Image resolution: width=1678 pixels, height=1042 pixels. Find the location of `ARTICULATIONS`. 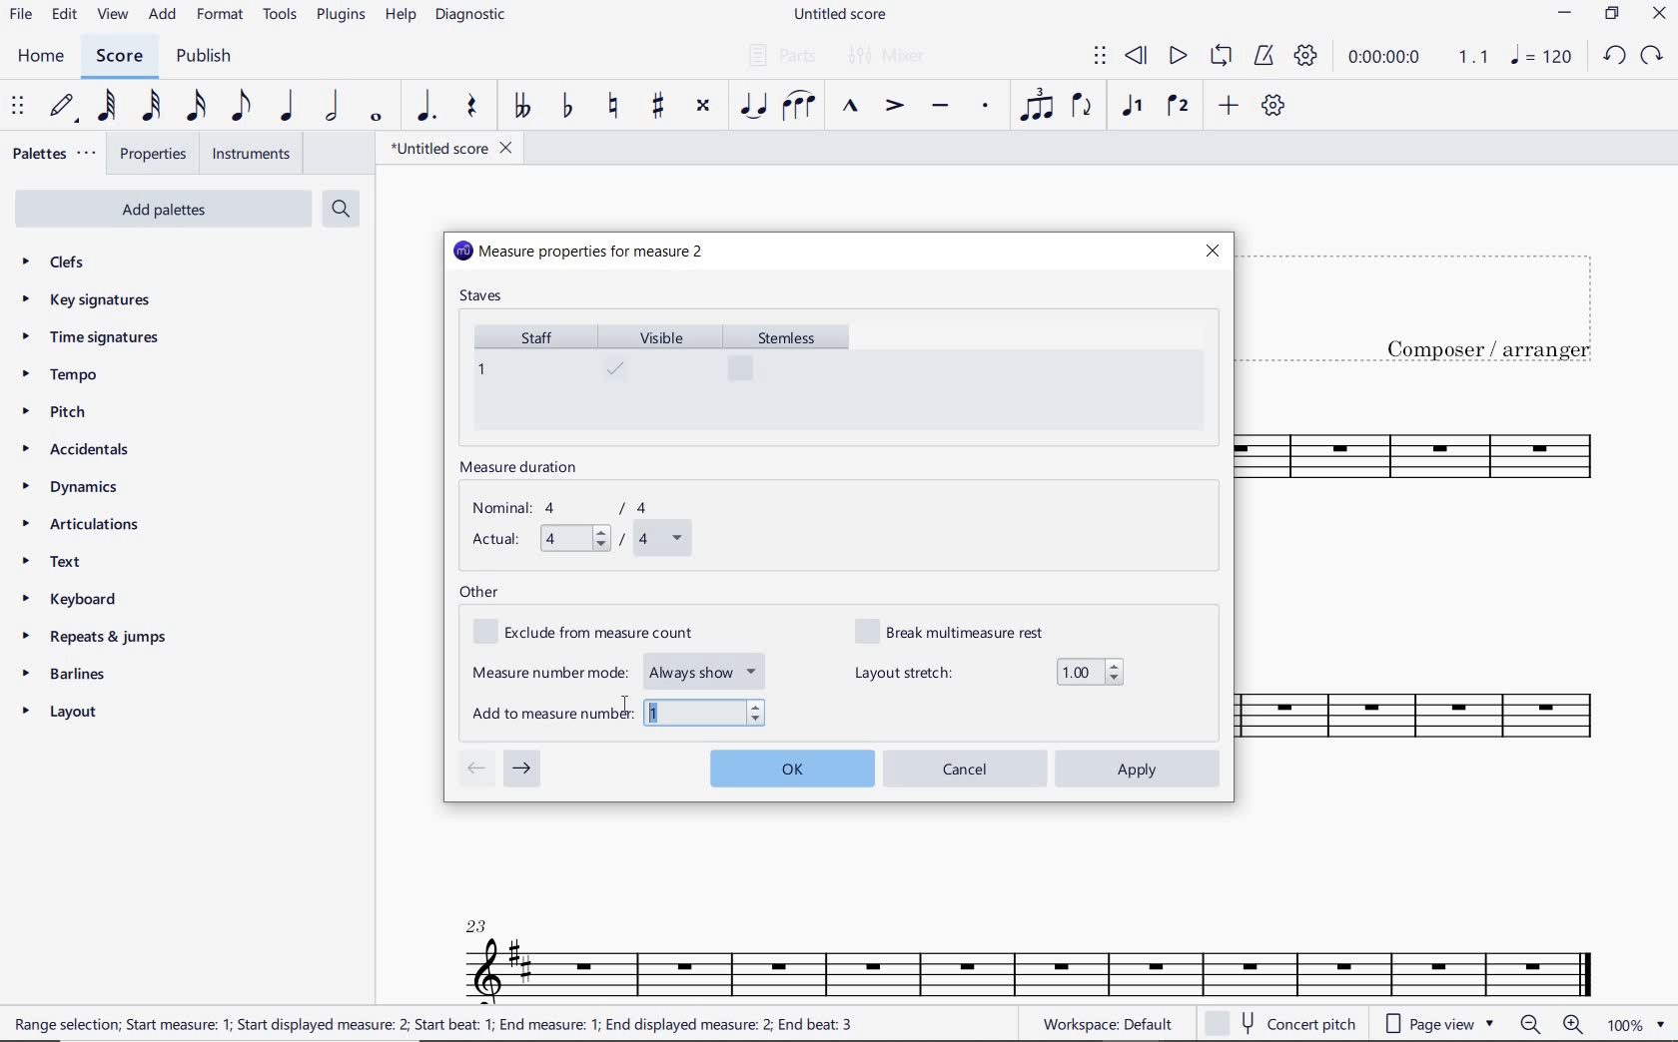

ARTICULATIONS is located at coordinates (82, 526).